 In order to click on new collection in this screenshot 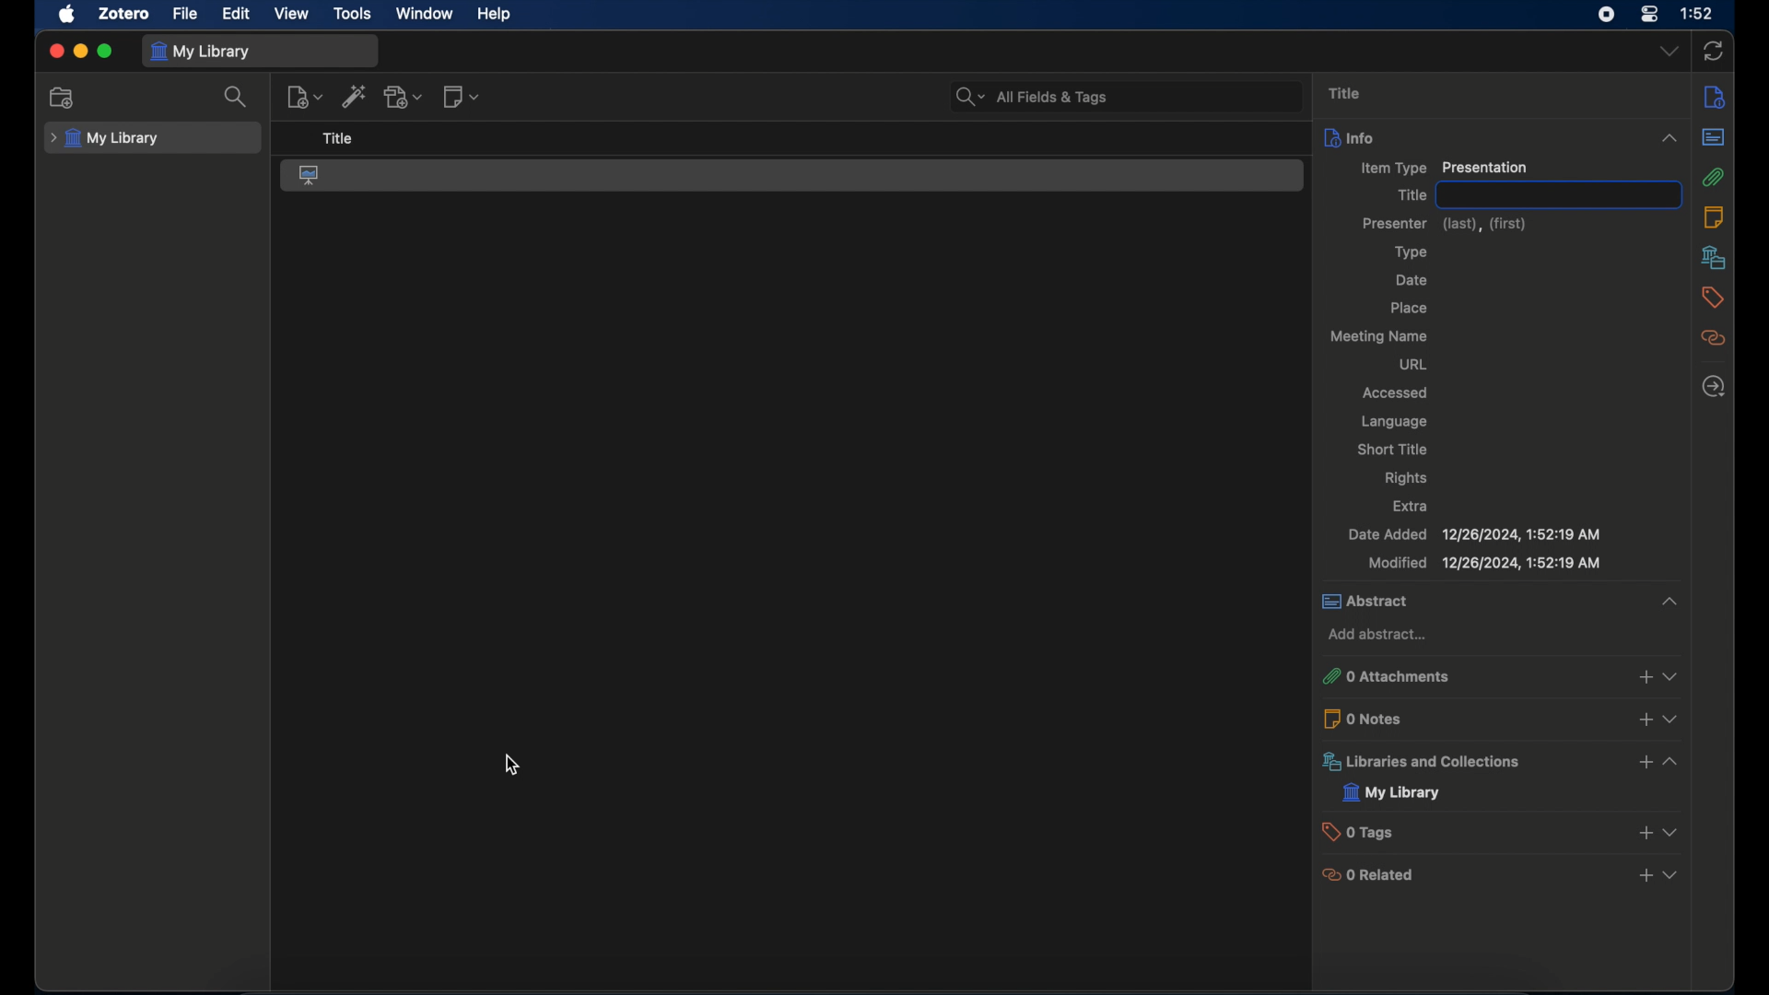, I will do `click(63, 98)`.